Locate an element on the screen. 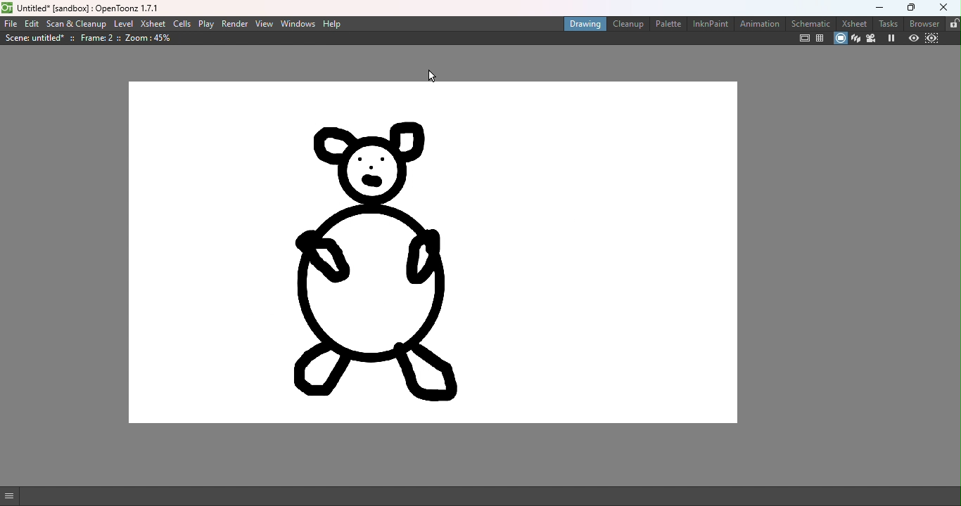 Image resolution: width=961 pixels, height=506 pixels. Camera stand view is located at coordinates (839, 39).